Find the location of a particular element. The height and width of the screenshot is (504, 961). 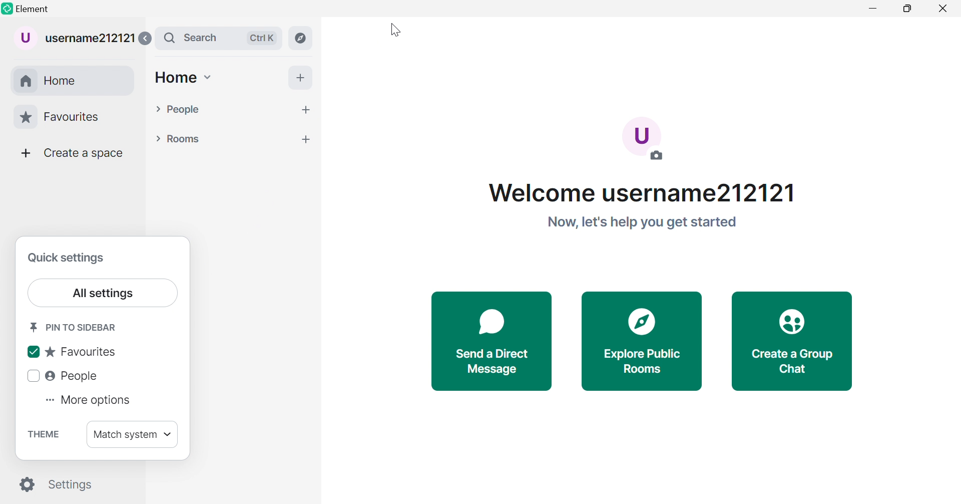

Minimize is located at coordinates (875, 9).